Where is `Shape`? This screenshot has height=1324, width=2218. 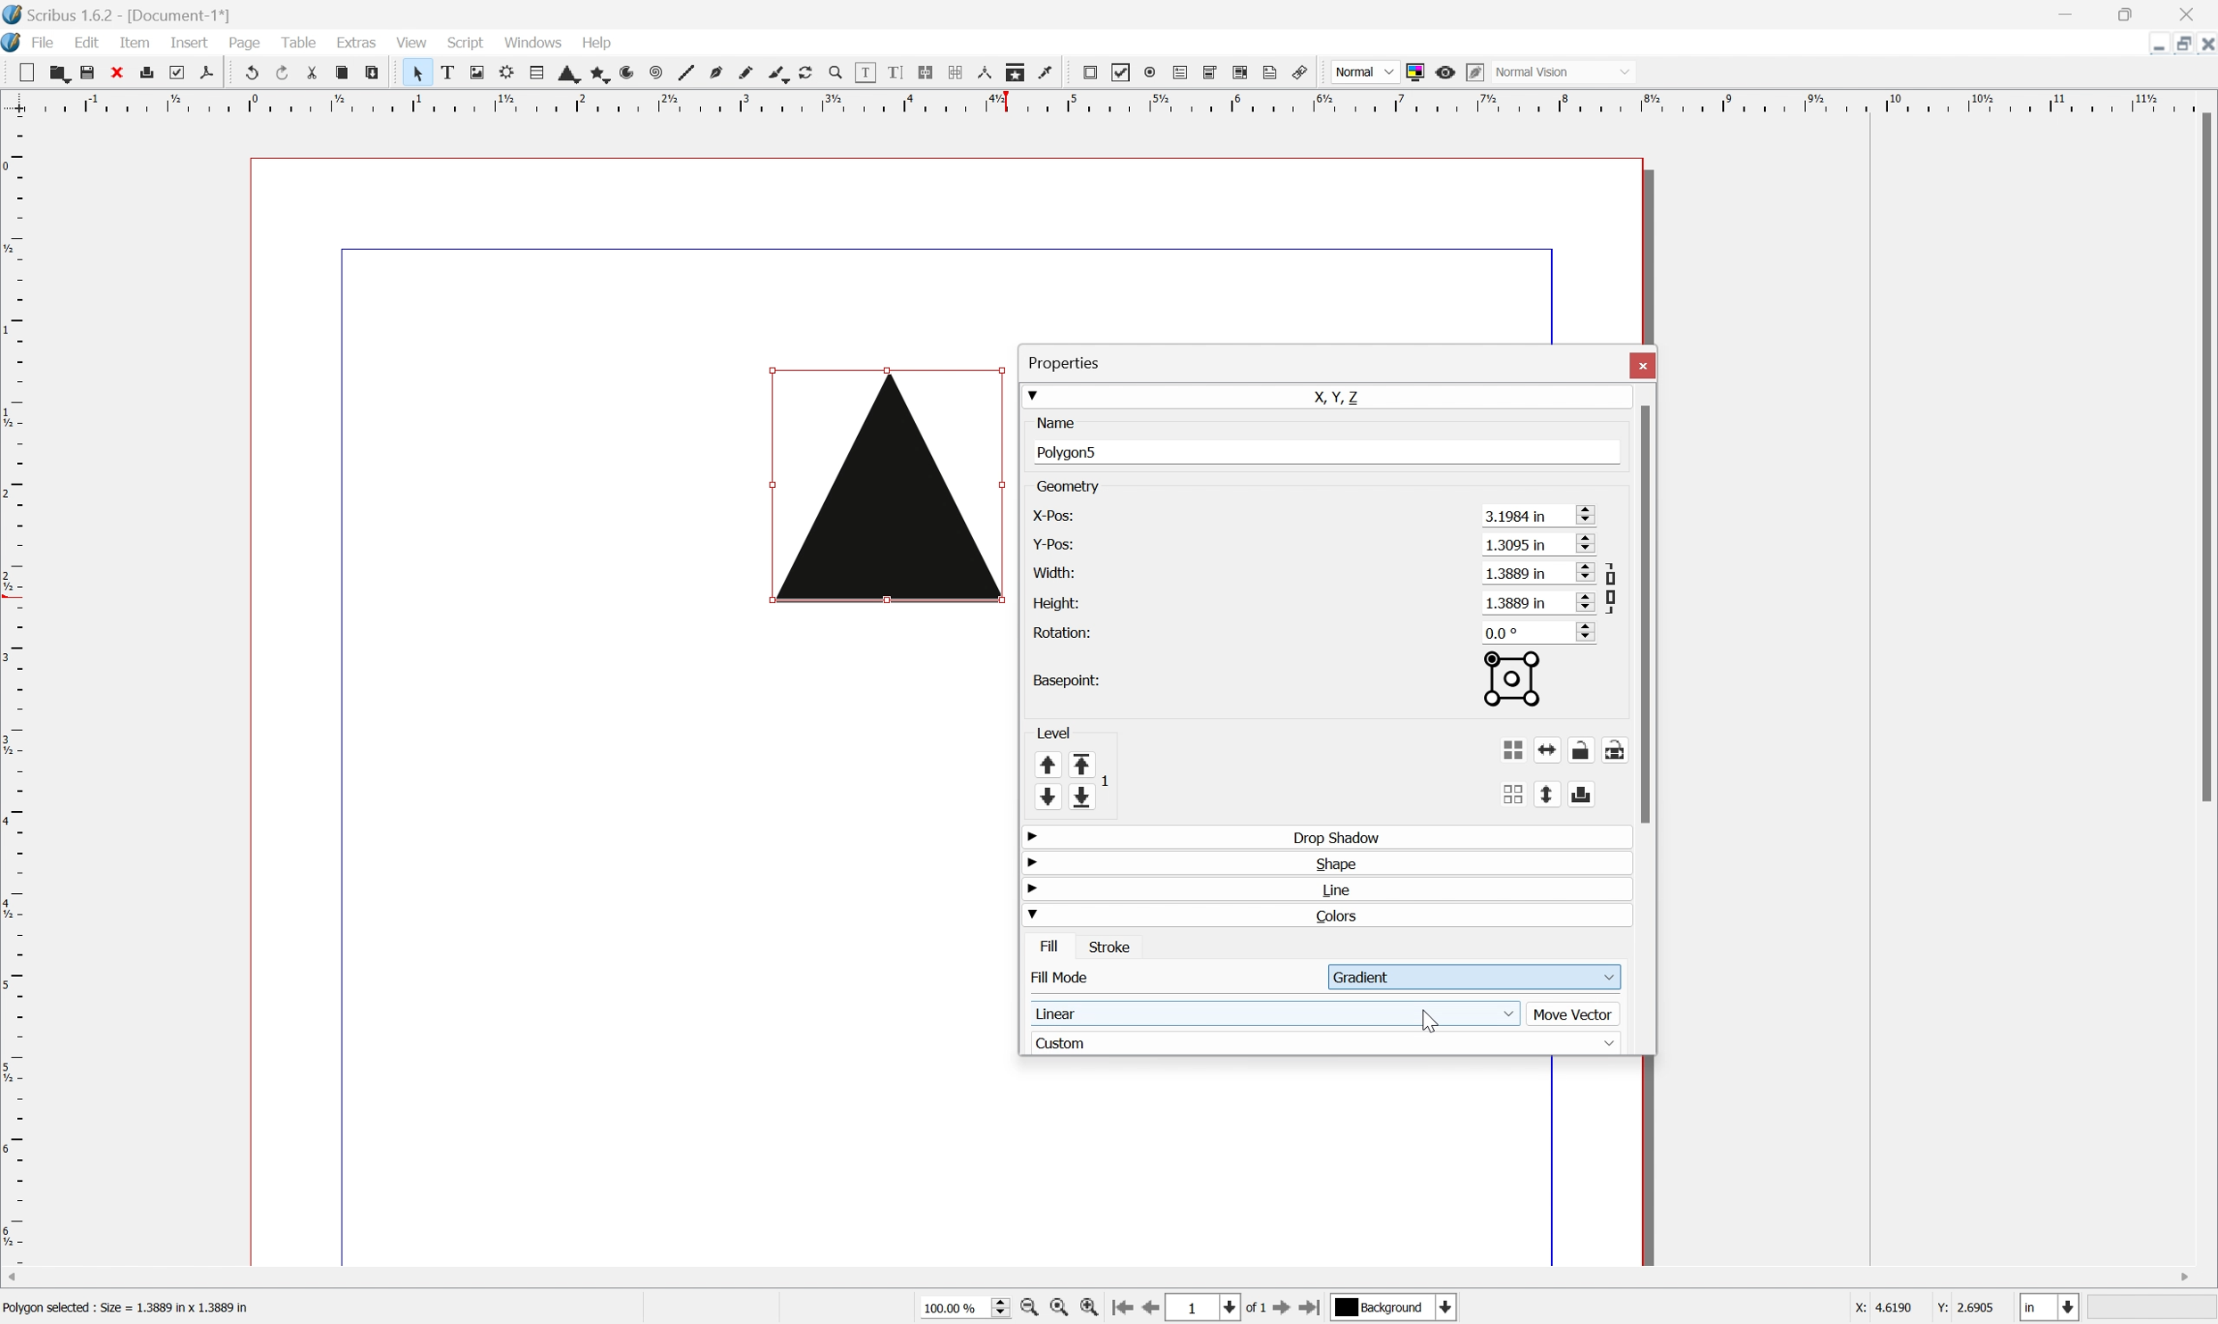 Shape is located at coordinates (562, 76).